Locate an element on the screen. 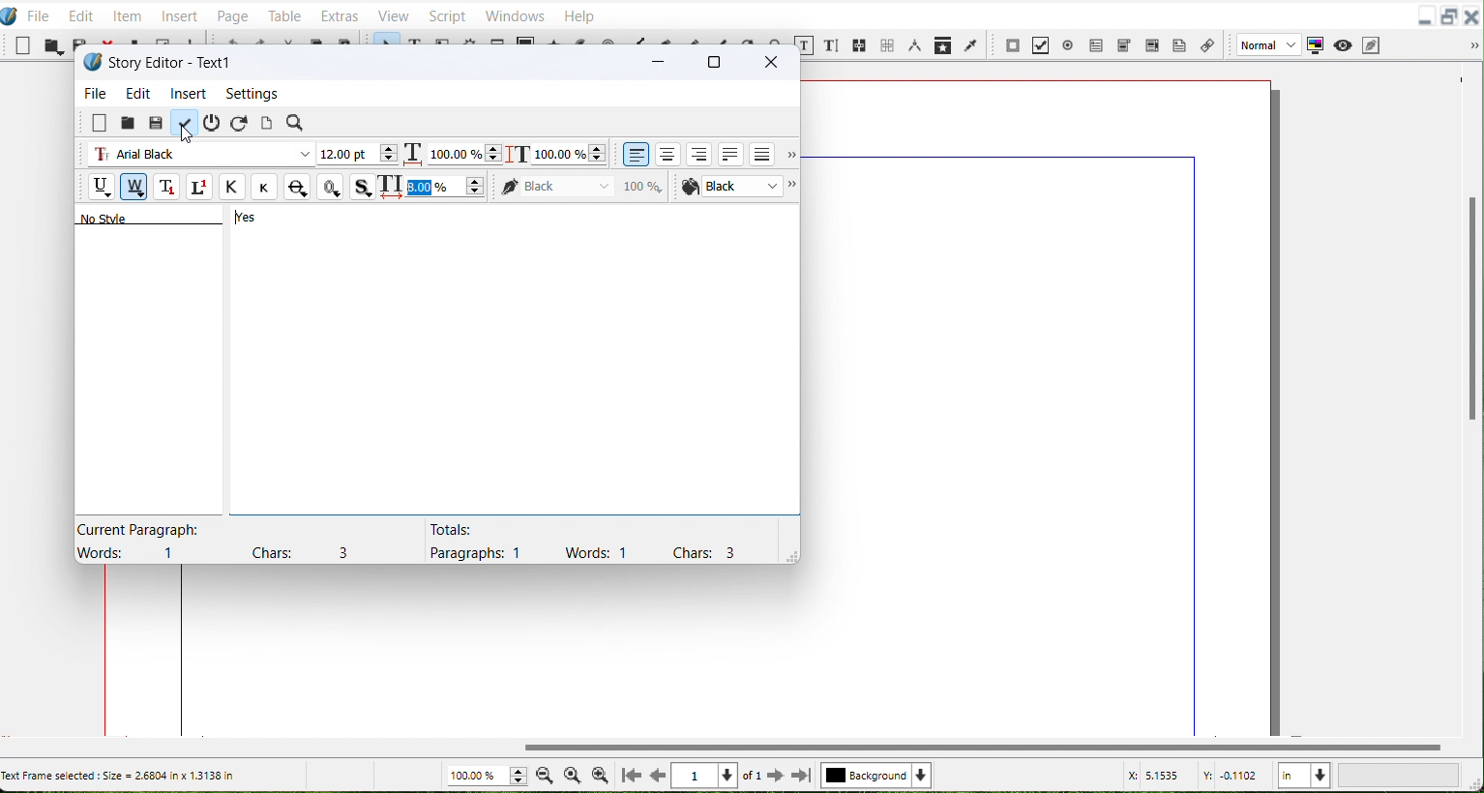 The width and height of the screenshot is (1484, 793). Edit is located at coordinates (80, 14).